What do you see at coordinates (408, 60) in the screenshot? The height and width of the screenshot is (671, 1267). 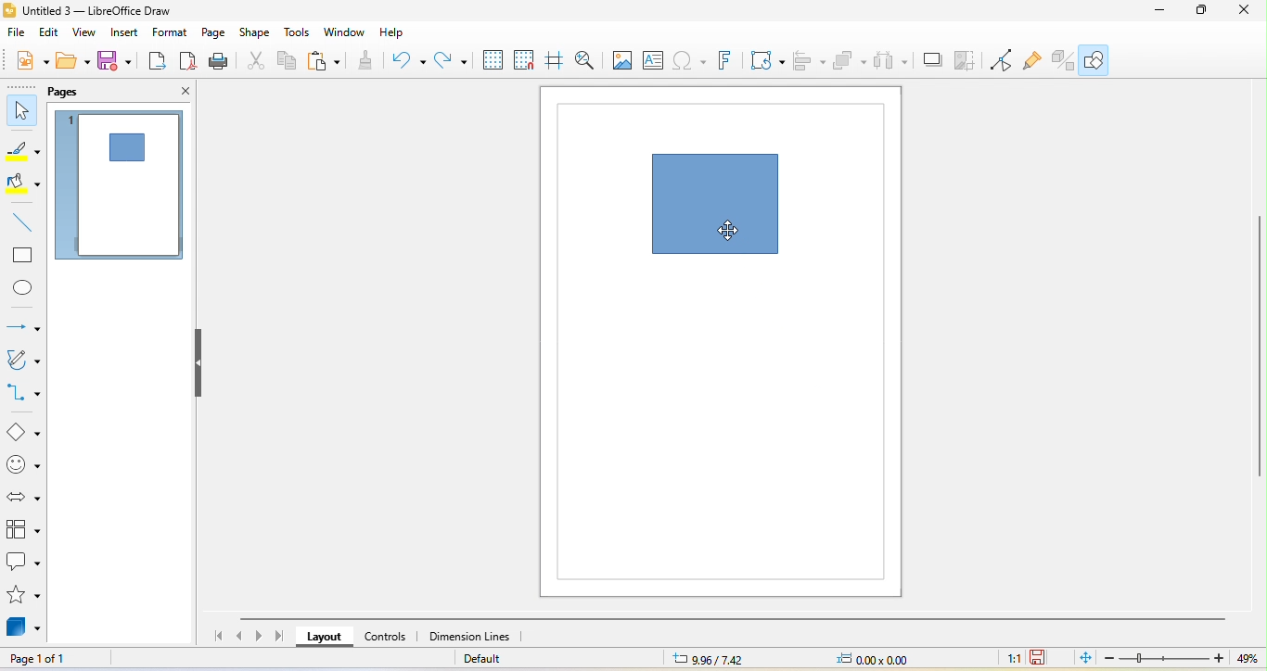 I see `undo` at bounding box center [408, 60].